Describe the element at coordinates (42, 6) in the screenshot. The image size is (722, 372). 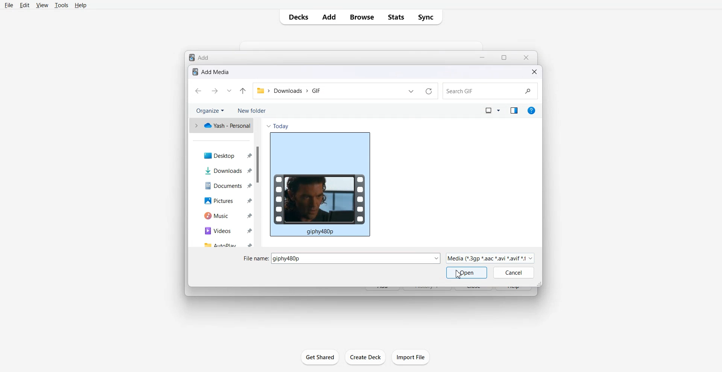
I see `View` at that location.